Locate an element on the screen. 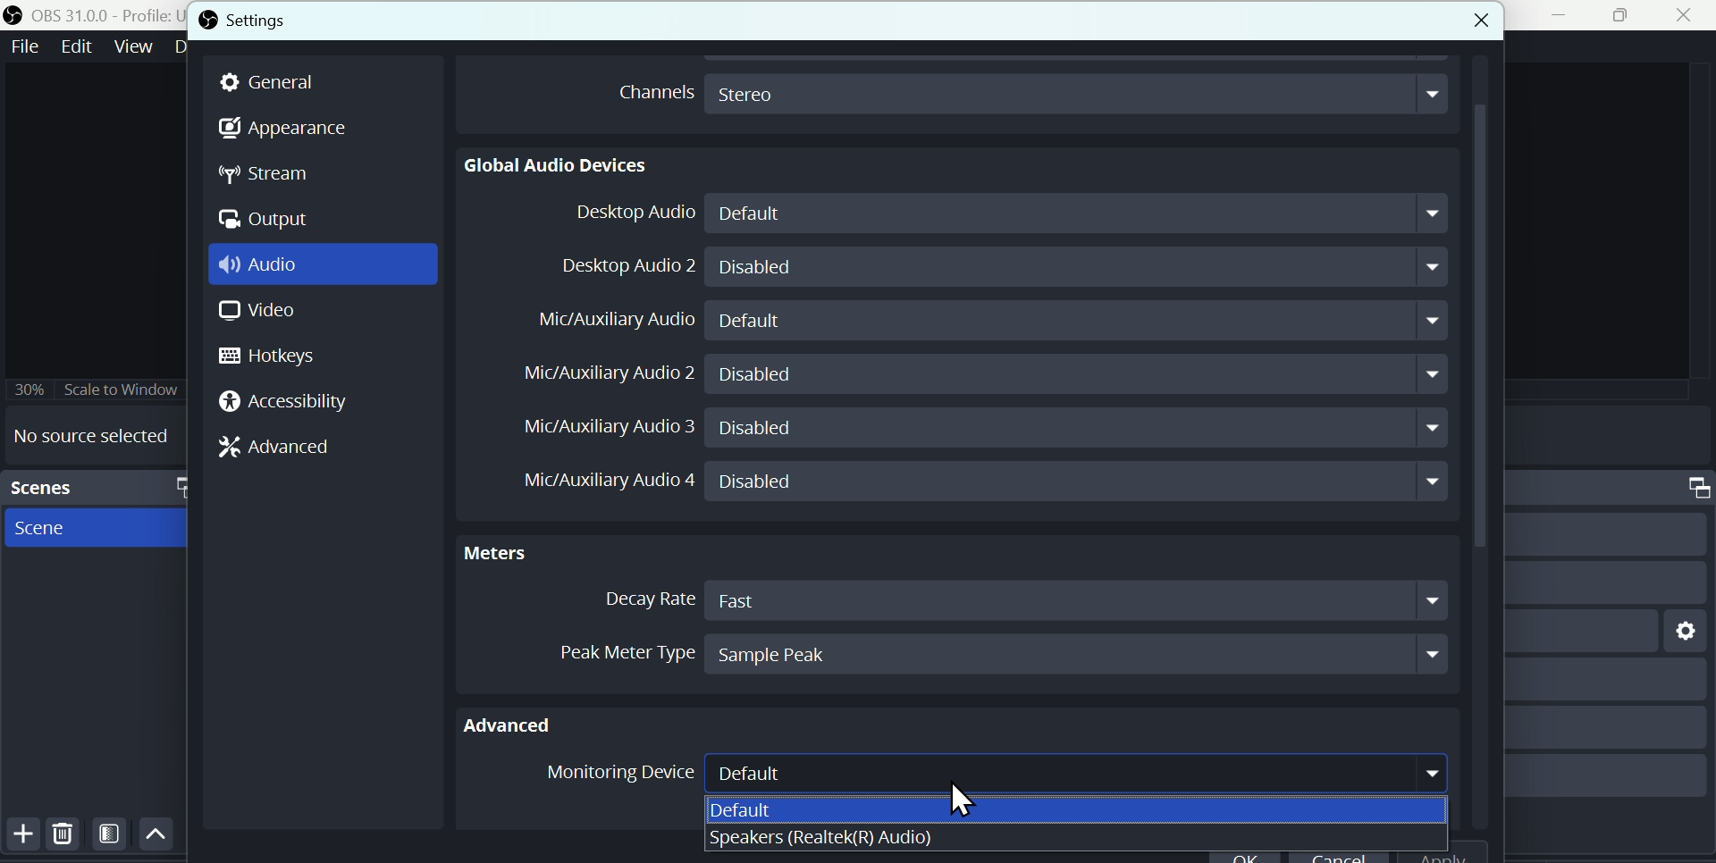  Delete is located at coordinates (63, 836).